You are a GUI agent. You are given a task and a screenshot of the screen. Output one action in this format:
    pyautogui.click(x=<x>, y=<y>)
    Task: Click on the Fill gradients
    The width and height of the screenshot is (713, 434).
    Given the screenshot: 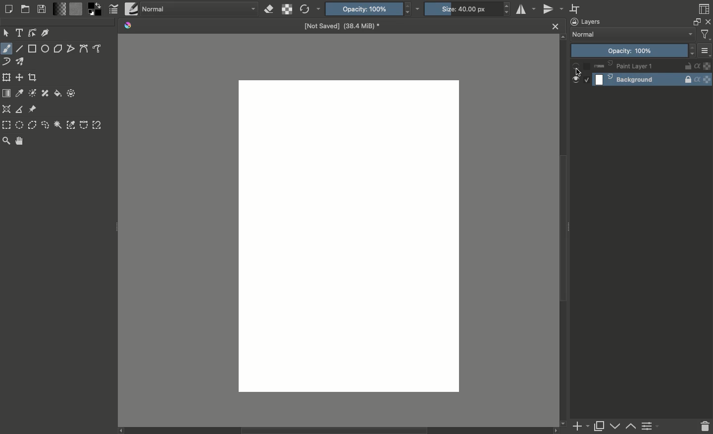 What is the action you would take?
    pyautogui.click(x=60, y=9)
    